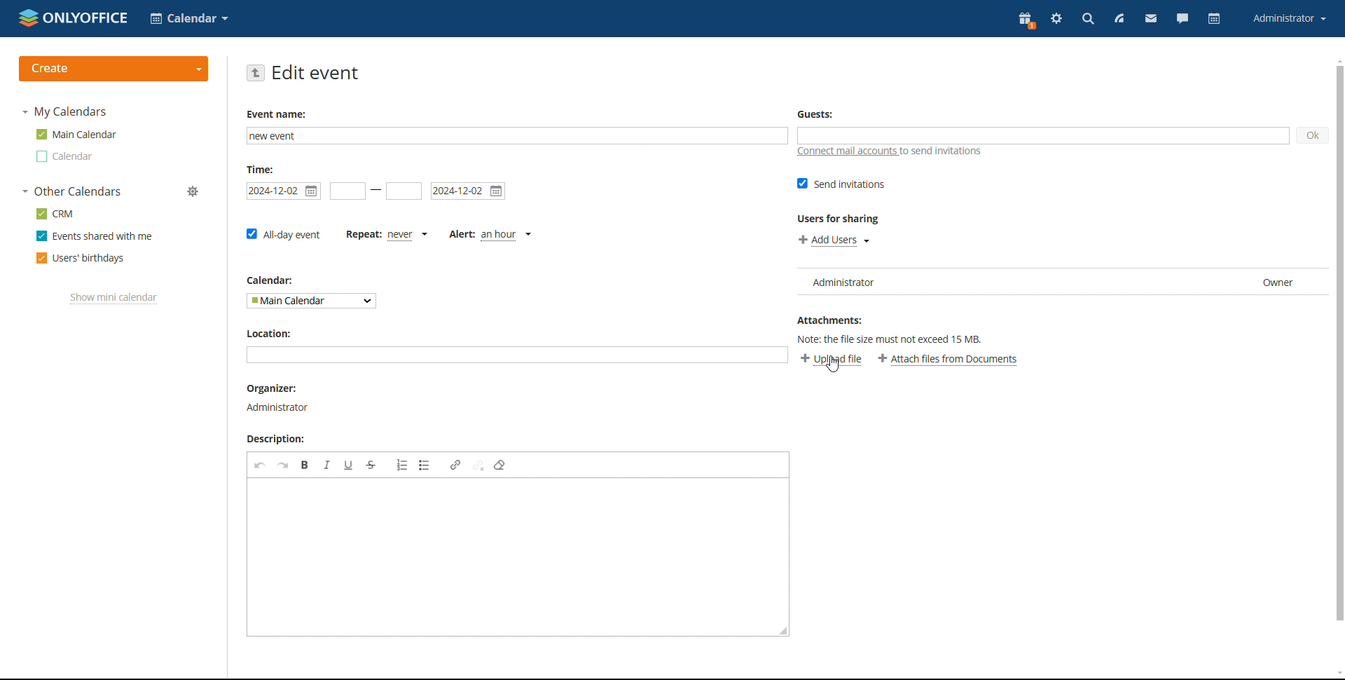  I want to click on upload file, so click(832, 360).